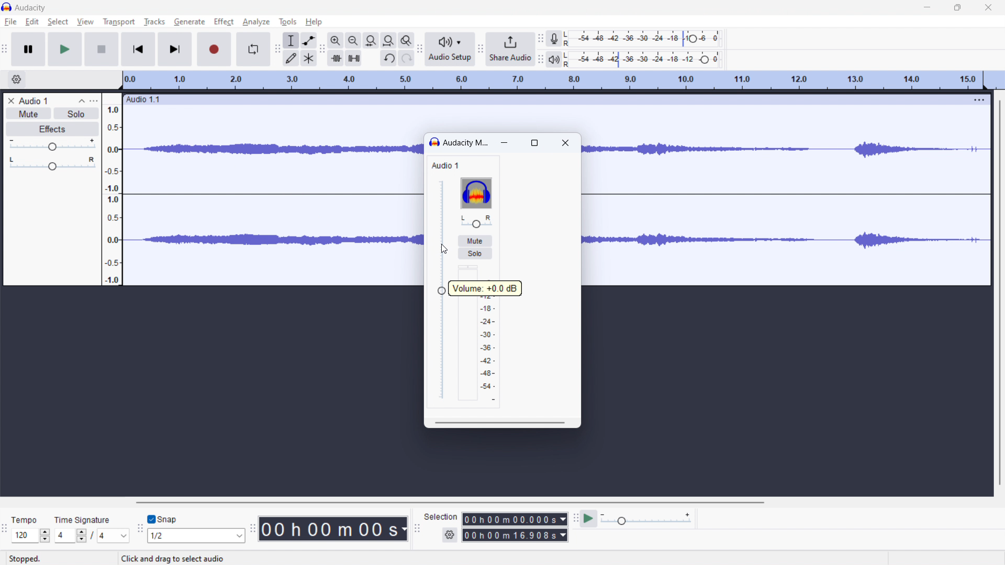  What do you see at coordinates (646, 59) in the screenshot?
I see `playback level` at bounding box center [646, 59].